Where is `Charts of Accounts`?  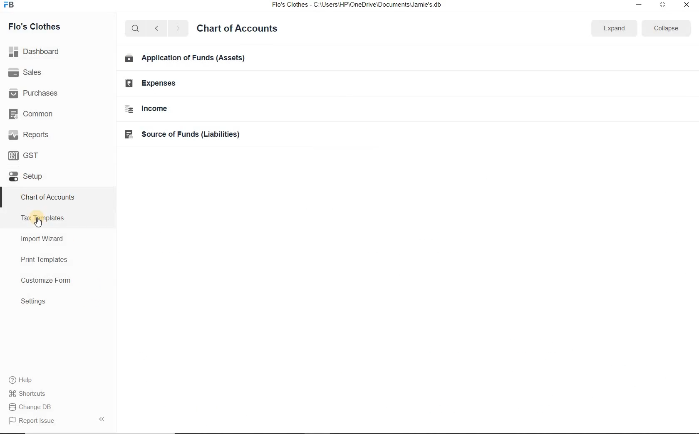
Charts of Accounts is located at coordinates (237, 28).